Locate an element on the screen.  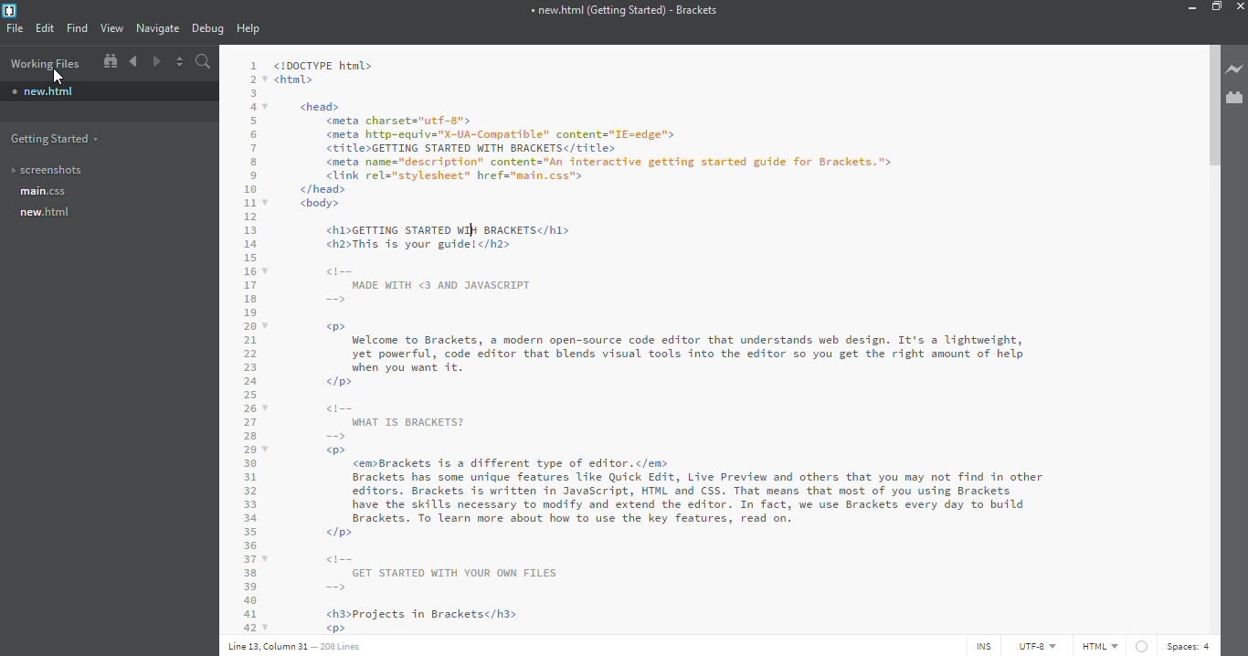
new is located at coordinates (48, 213).